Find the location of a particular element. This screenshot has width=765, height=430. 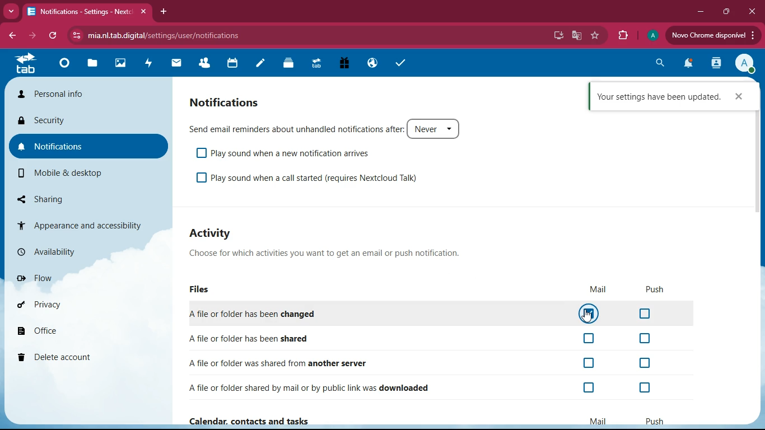

off is located at coordinates (591, 388).